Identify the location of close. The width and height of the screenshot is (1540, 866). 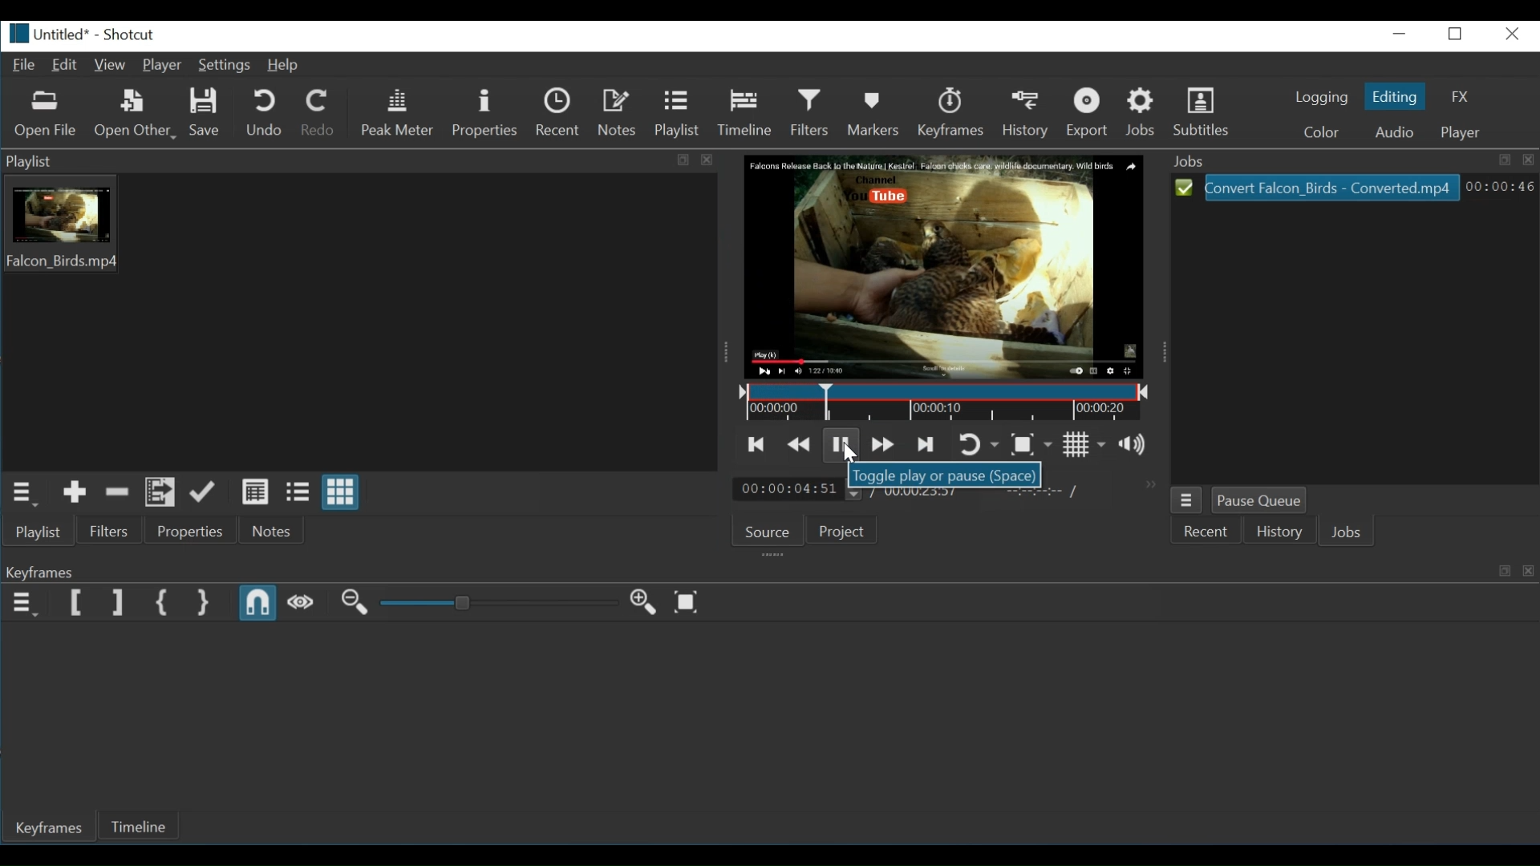
(1514, 34).